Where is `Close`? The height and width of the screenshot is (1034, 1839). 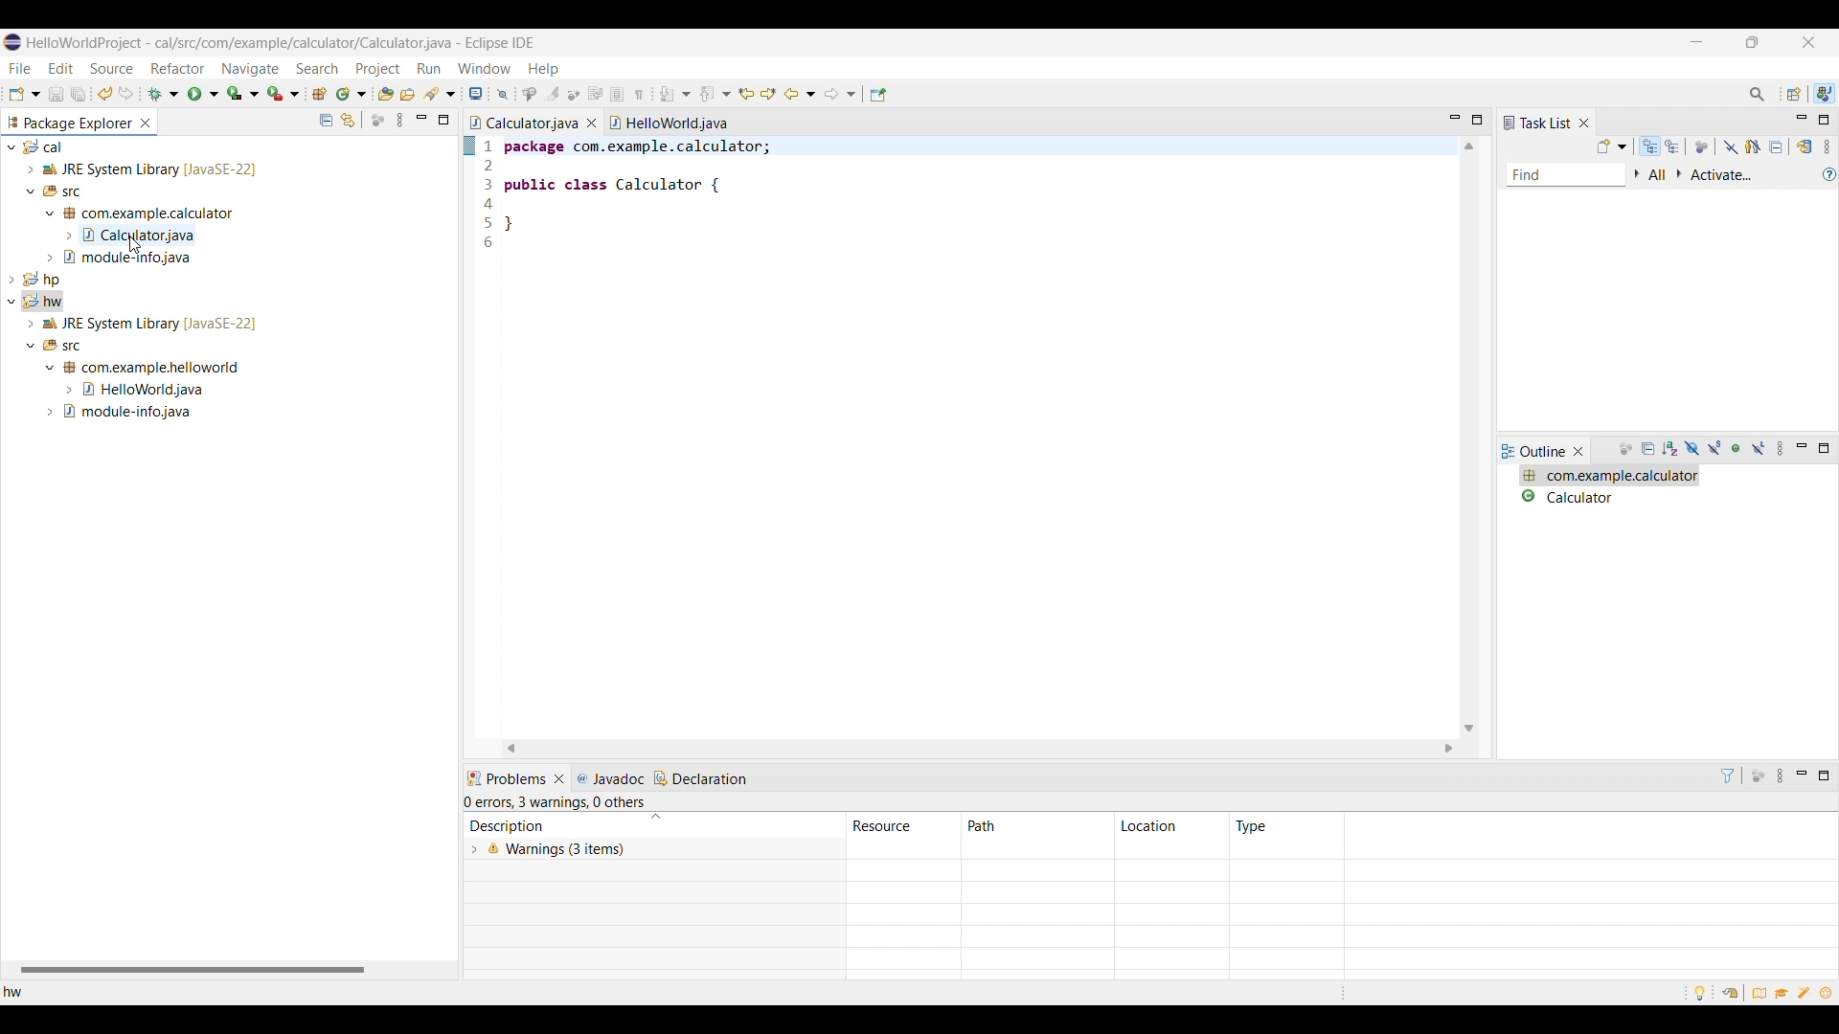 Close is located at coordinates (1583, 123).